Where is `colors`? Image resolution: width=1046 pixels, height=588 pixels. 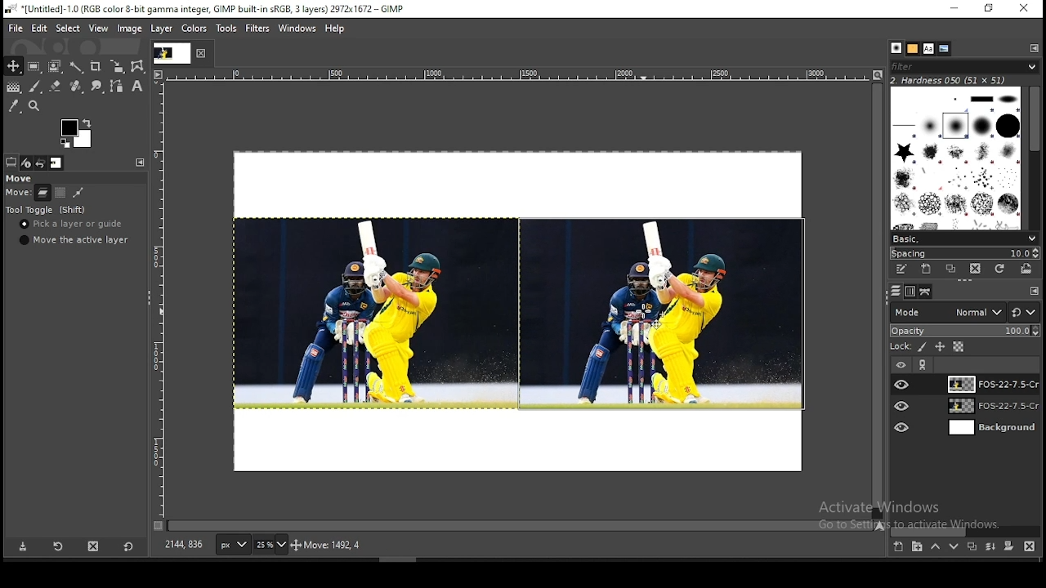
colors is located at coordinates (76, 133).